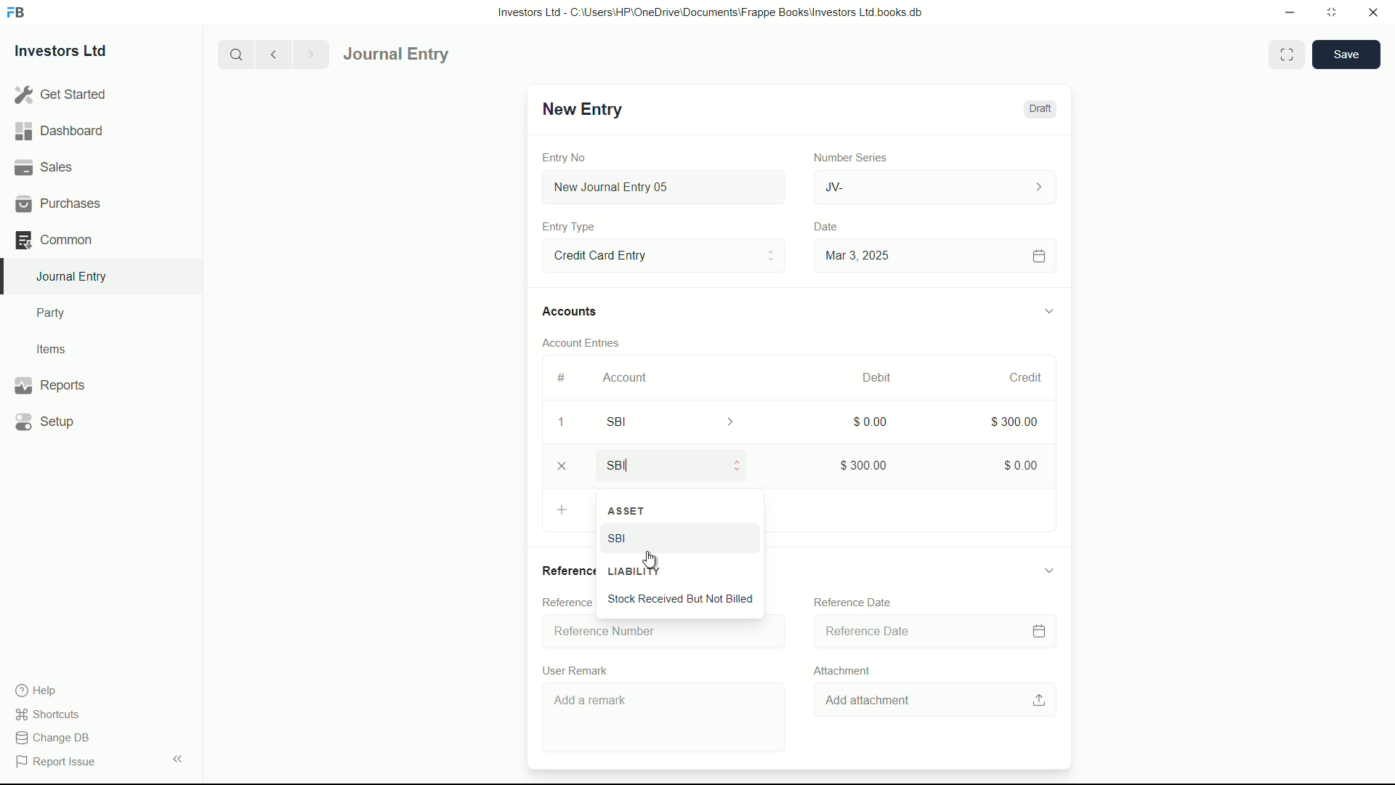 The width and height of the screenshot is (1395, 785). Describe the element at coordinates (565, 512) in the screenshot. I see `Add Row` at that location.